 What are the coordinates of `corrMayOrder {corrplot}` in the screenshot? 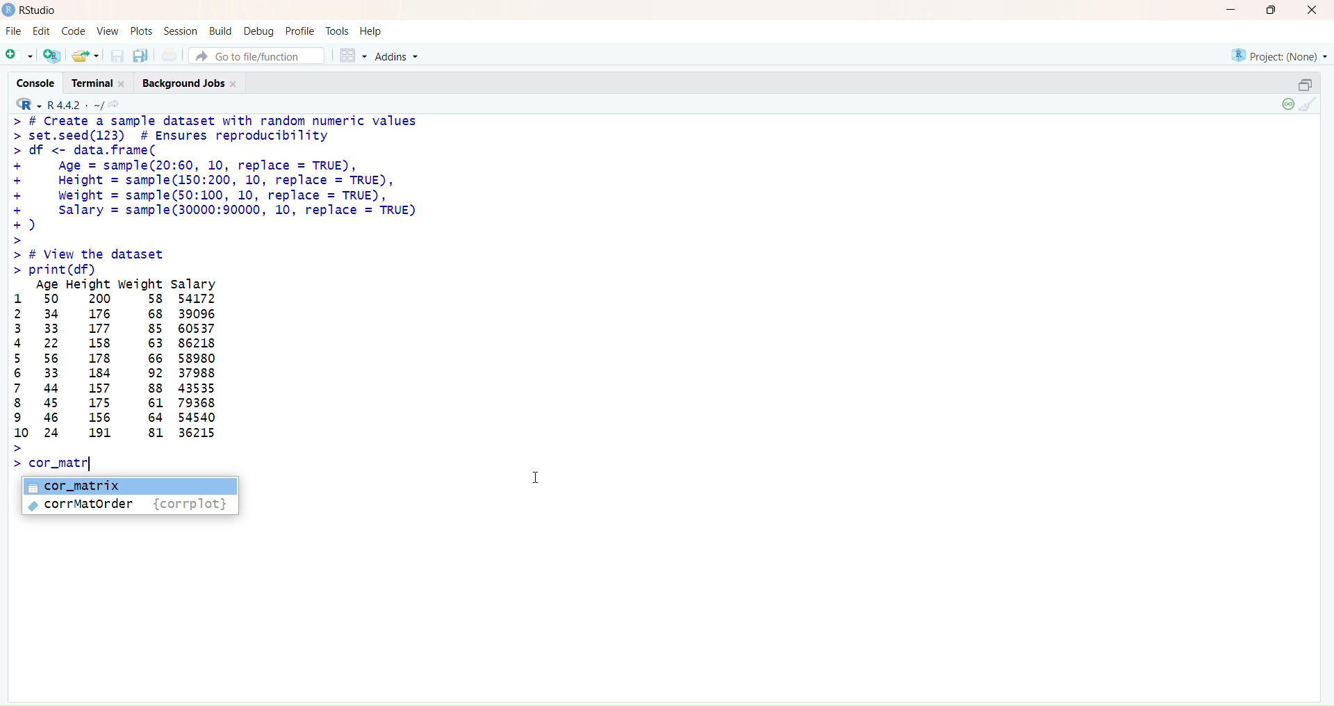 It's located at (129, 506).